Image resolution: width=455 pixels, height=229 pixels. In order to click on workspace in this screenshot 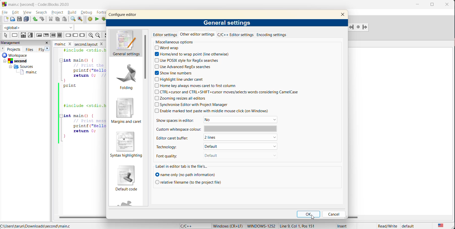, I will do `click(23, 55)`.